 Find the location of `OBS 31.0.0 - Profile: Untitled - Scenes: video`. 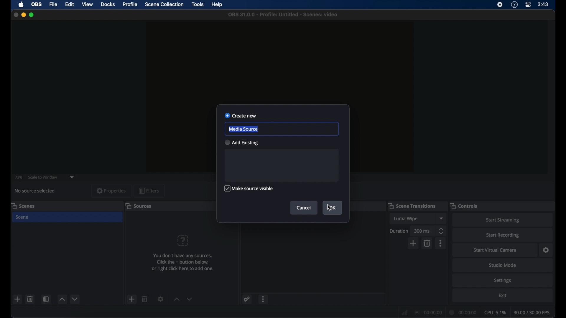

OBS 31.0.0 - Profile: Untitled - Scenes: video is located at coordinates (282, 14).